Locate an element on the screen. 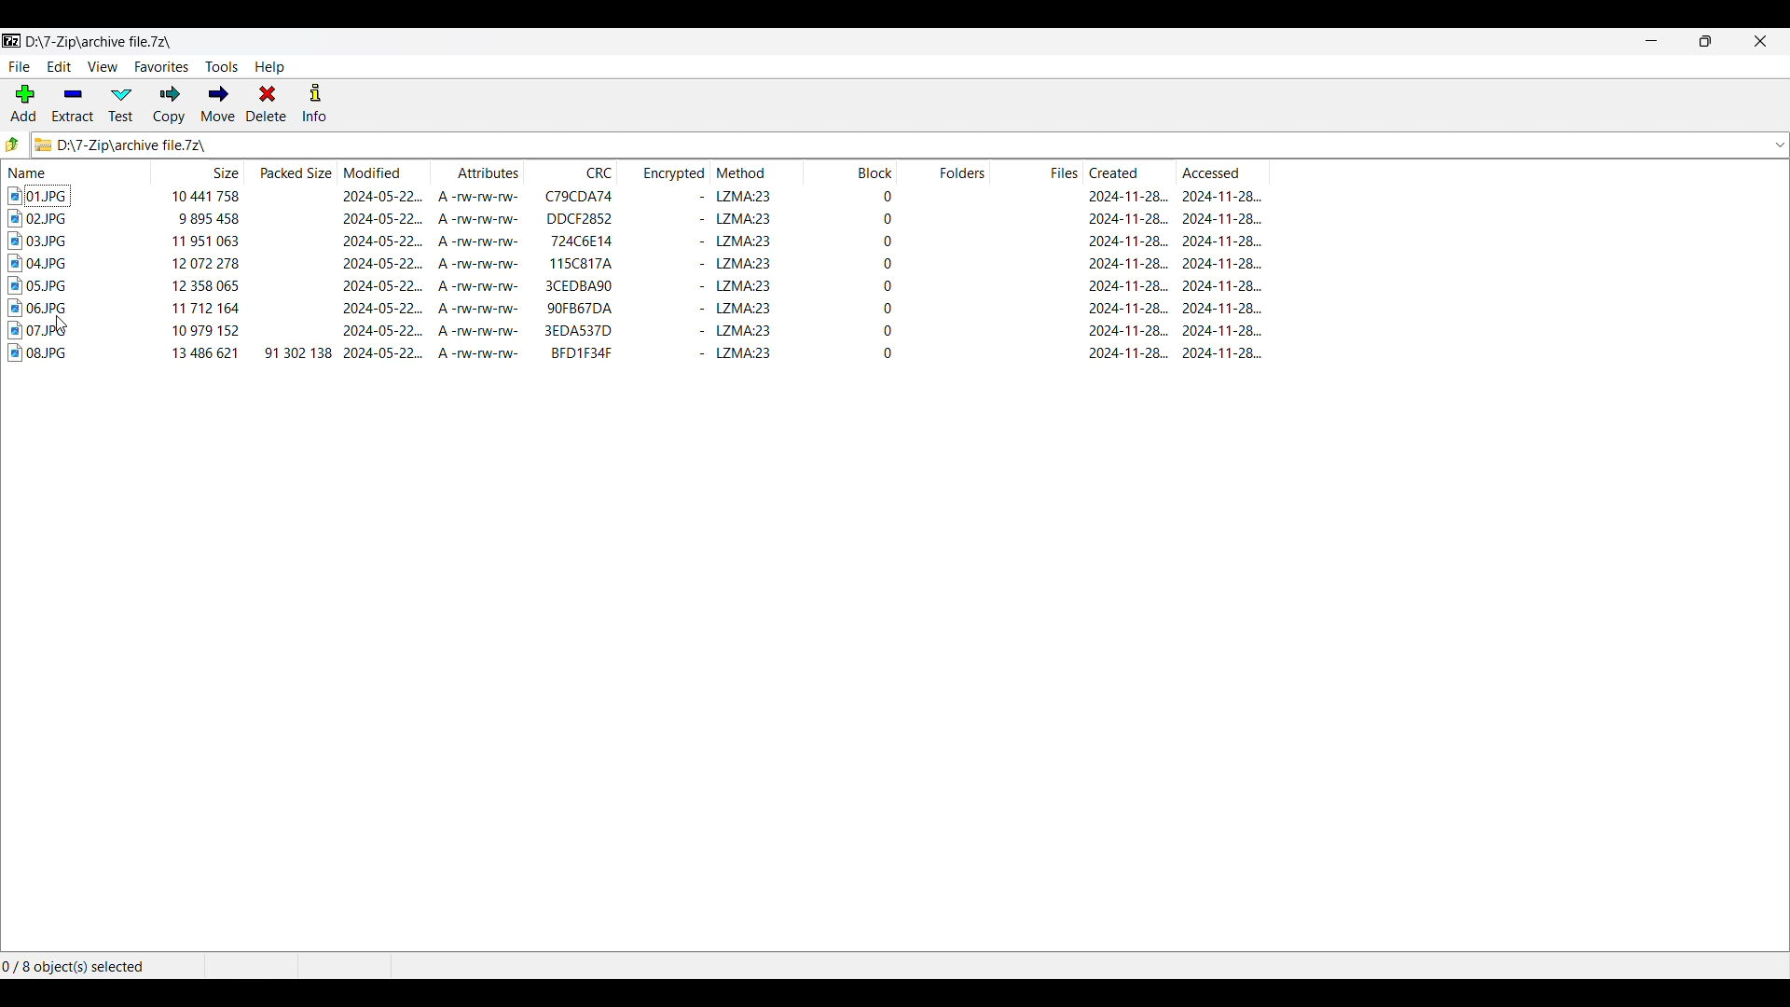 Image resolution: width=1790 pixels, height=1007 pixels. attributes is located at coordinates (477, 263).